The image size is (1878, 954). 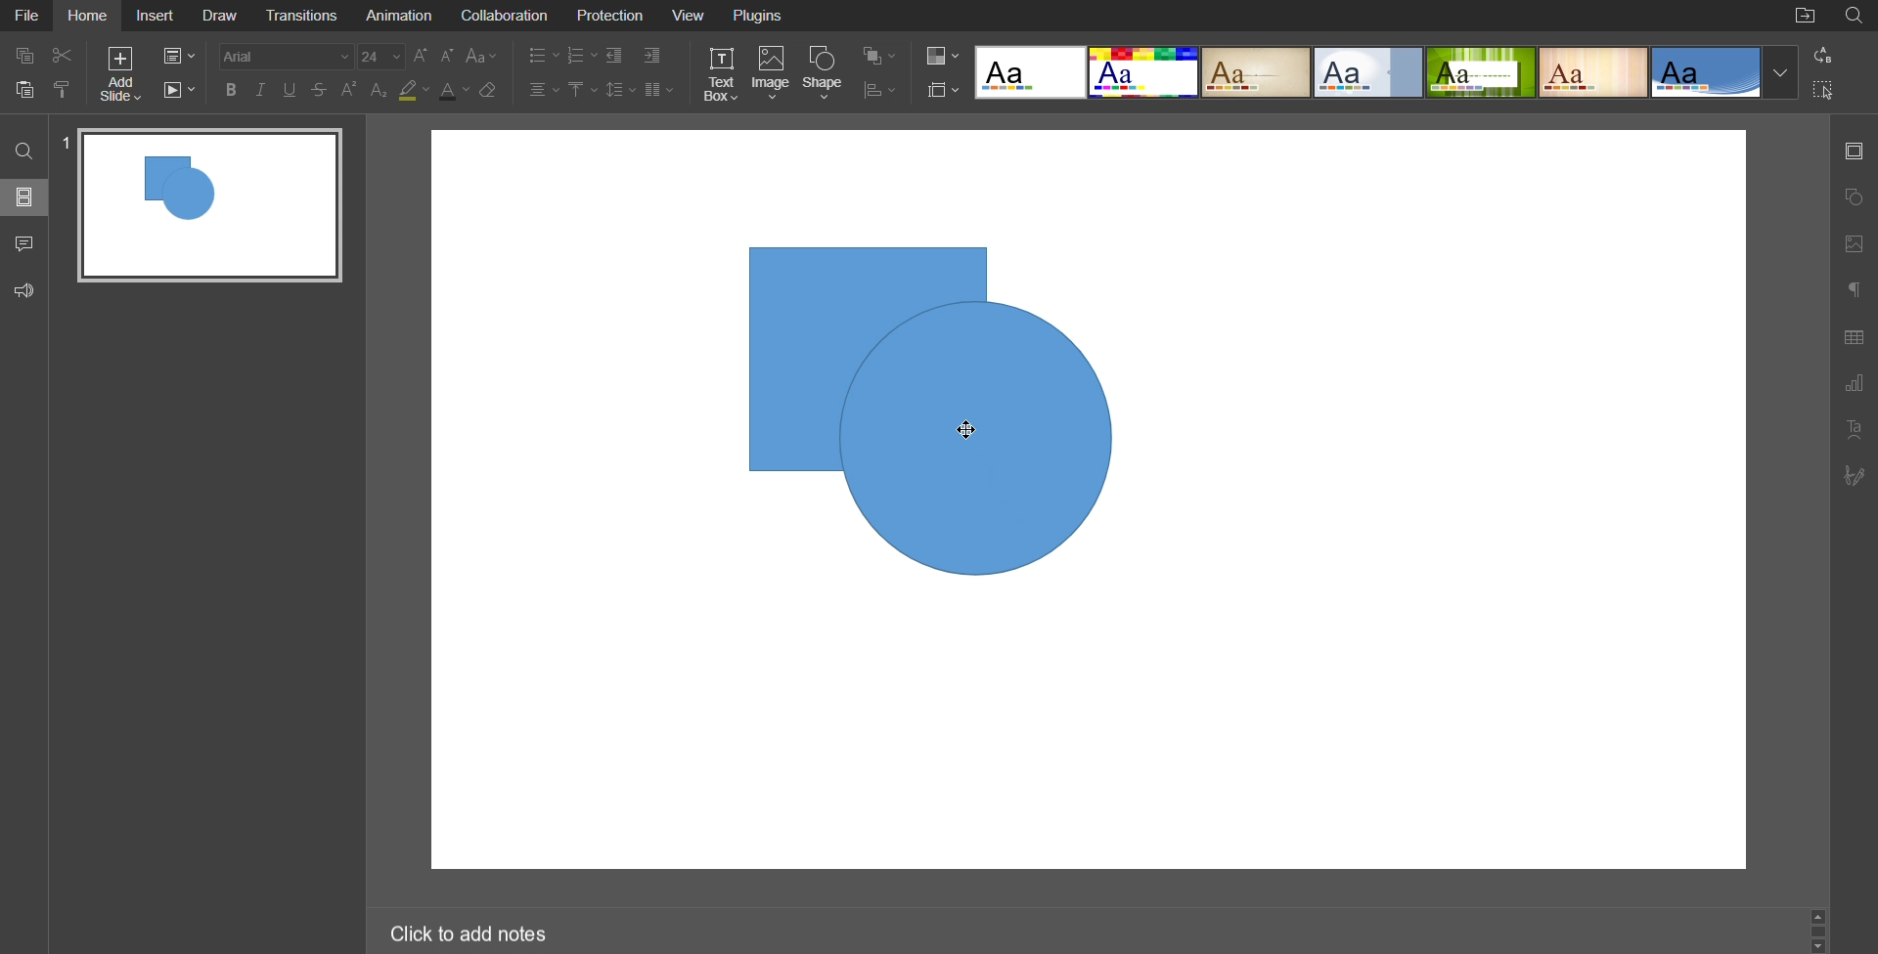 I want to click on Replace, so click(x=1821, y=55).